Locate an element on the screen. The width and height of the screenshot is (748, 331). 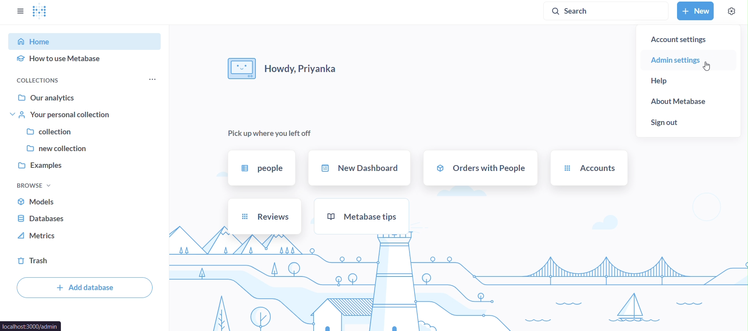
metabase tips is located at coordinates (363, 215).